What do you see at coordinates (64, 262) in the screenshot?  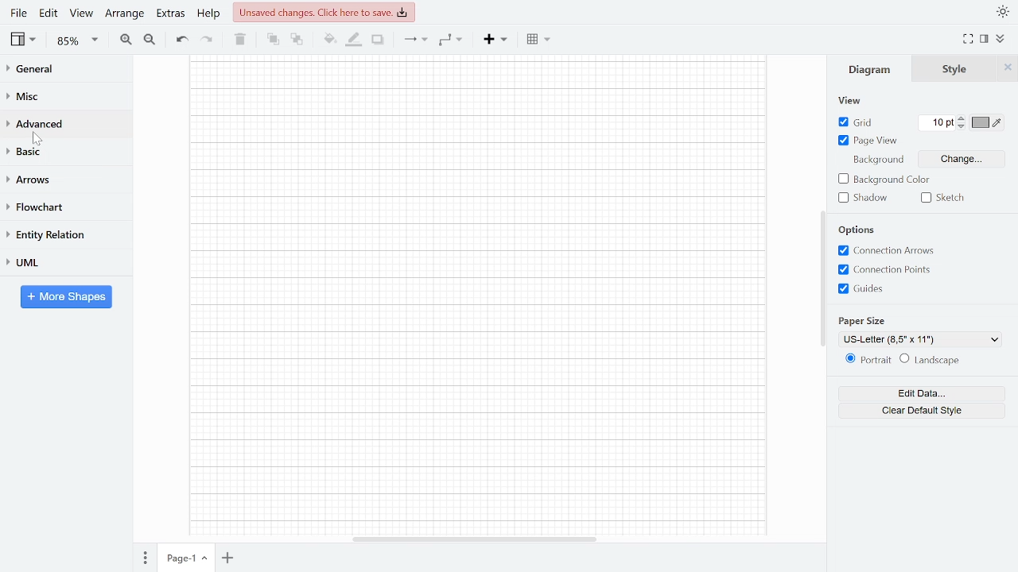 I see `UML` at bounding box center [64, 262].